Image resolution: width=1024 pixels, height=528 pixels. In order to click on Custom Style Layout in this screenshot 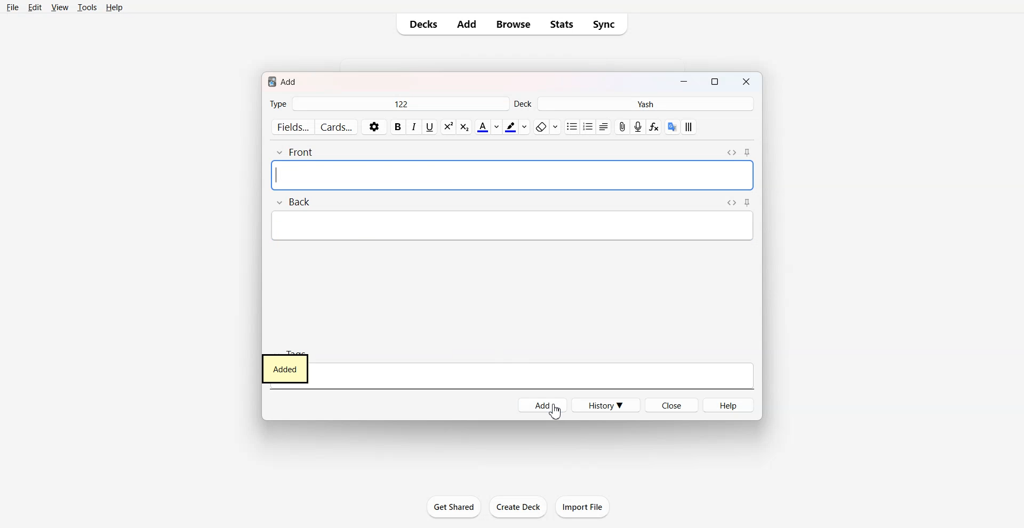, I will do `click(689, 127)`.